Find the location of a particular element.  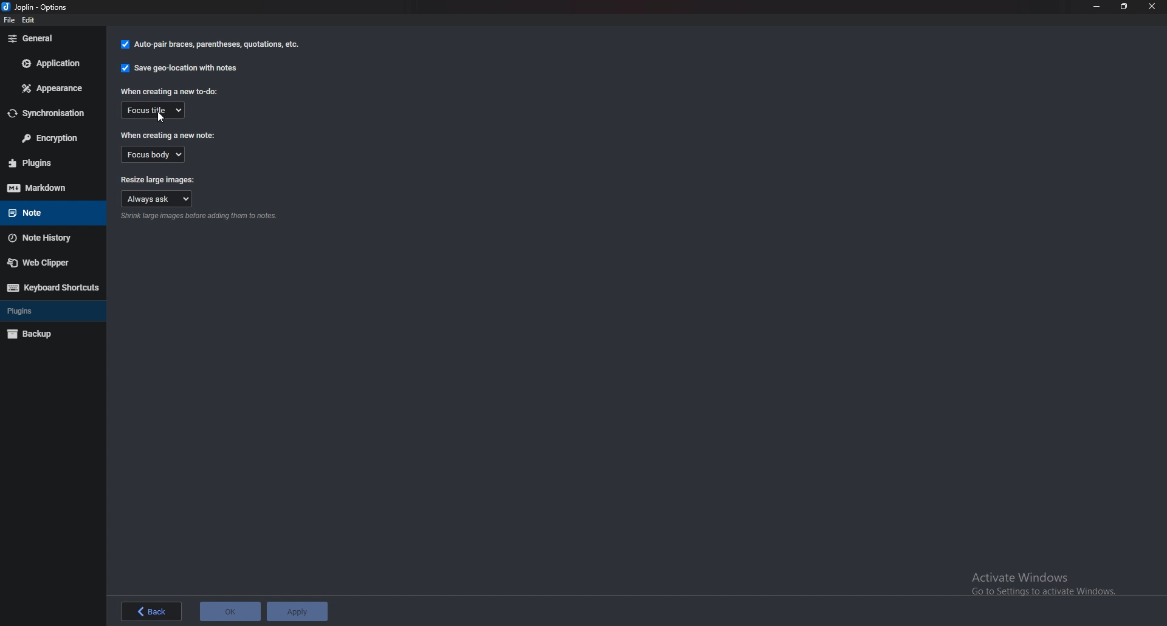

ok is located at coordinates (230, 611).